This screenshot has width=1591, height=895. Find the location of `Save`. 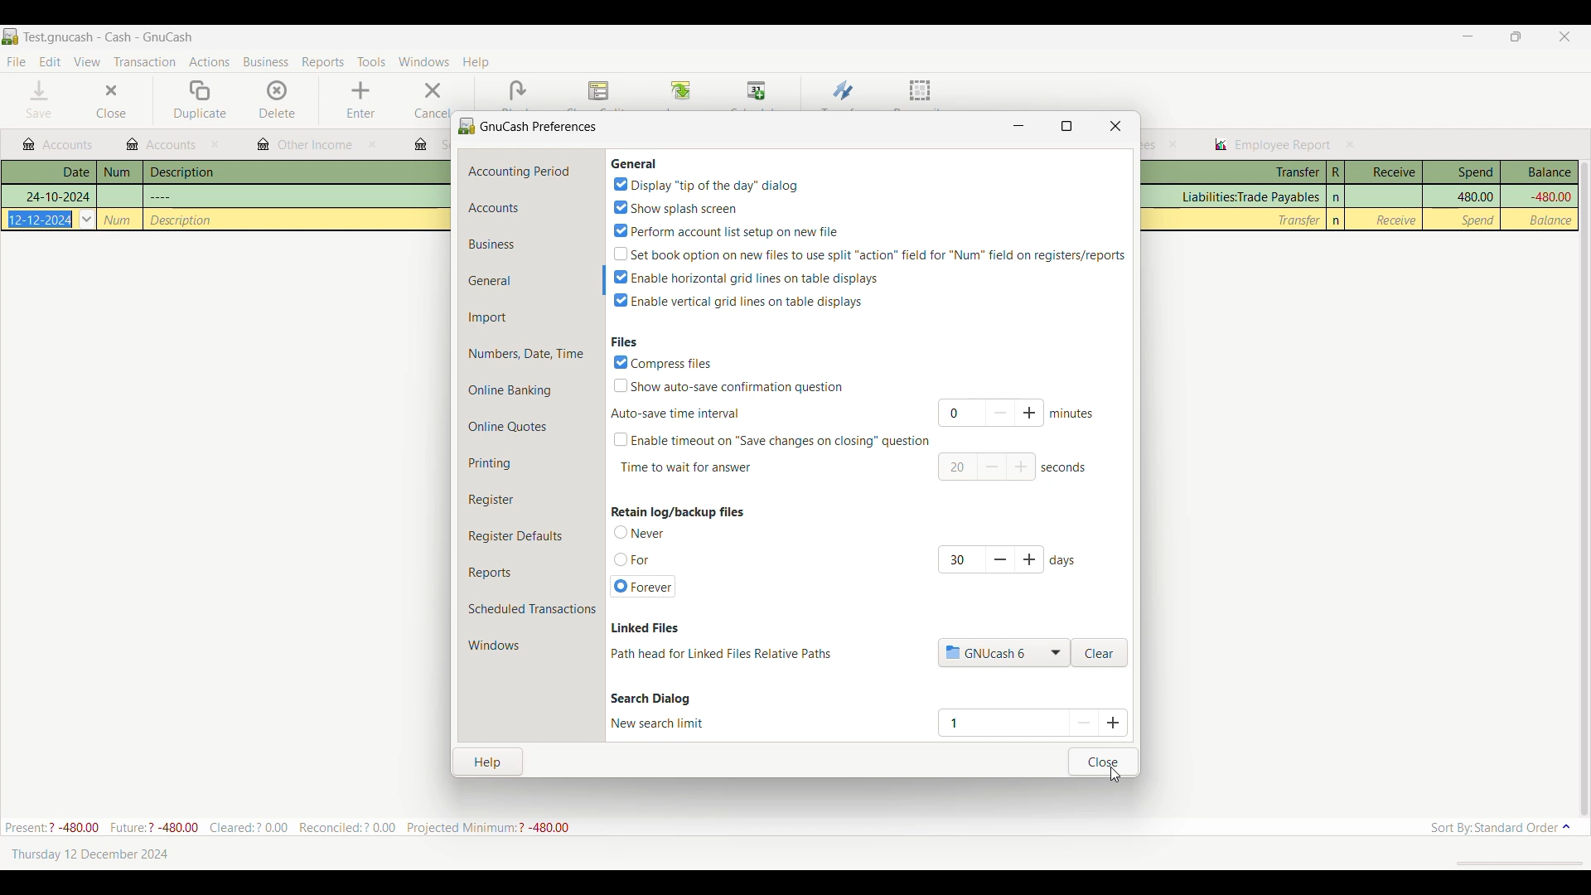

Save is located at coordinates (40, 99).